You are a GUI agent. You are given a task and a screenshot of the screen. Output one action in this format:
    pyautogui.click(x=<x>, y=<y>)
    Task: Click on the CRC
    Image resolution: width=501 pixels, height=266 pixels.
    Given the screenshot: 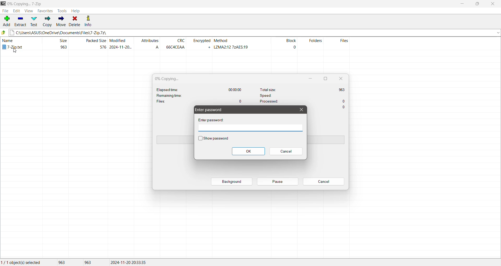 What is the action you would take?
    pyautogui.click(x=175, y=44)
    